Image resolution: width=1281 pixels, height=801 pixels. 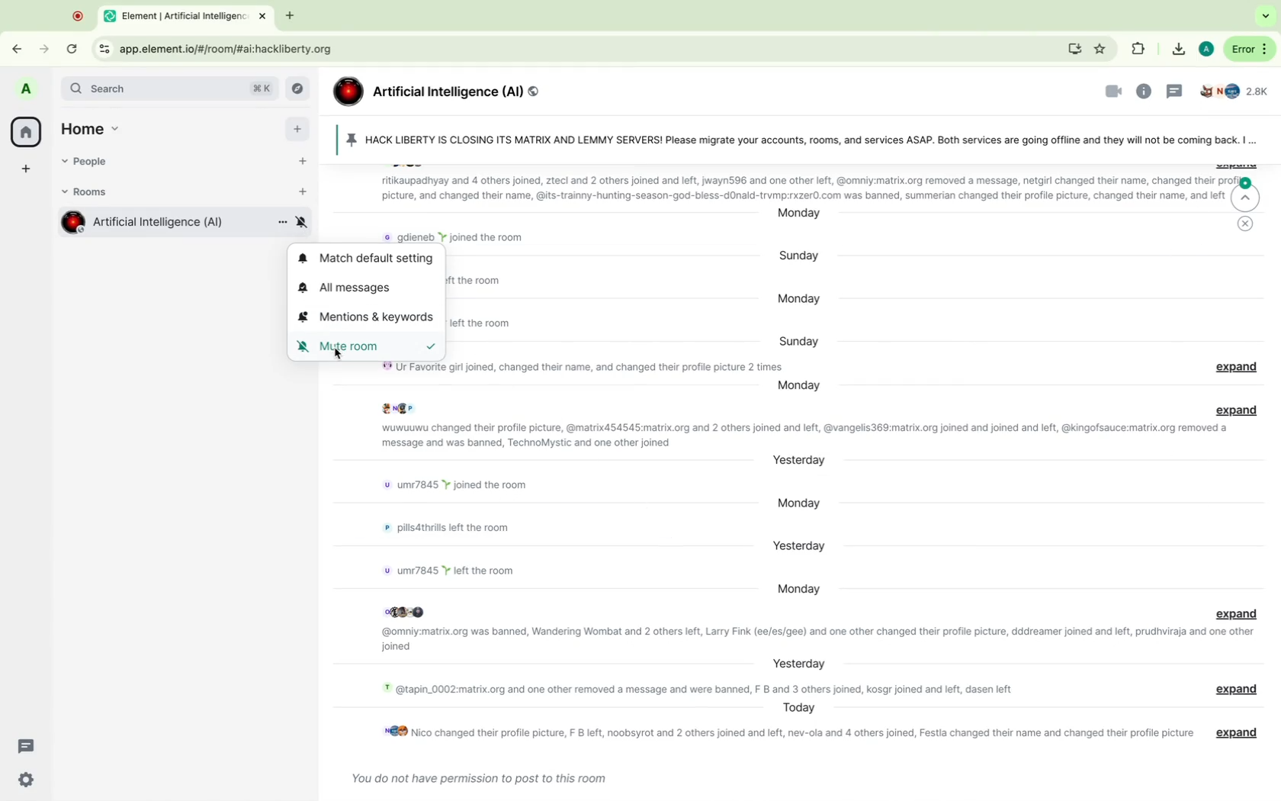 I want to click on install elements, so click(x=1073, y=49).